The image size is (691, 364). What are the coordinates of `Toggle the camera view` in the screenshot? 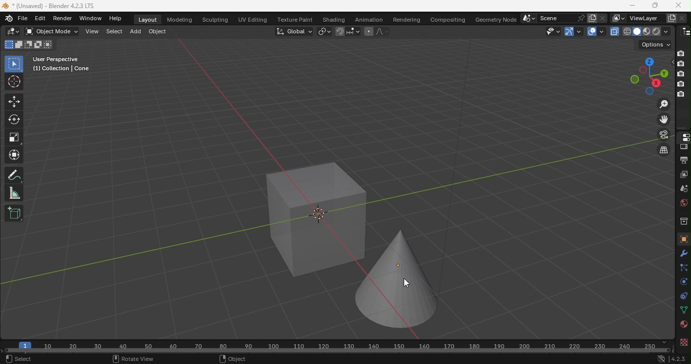 It's located at (665, 134).